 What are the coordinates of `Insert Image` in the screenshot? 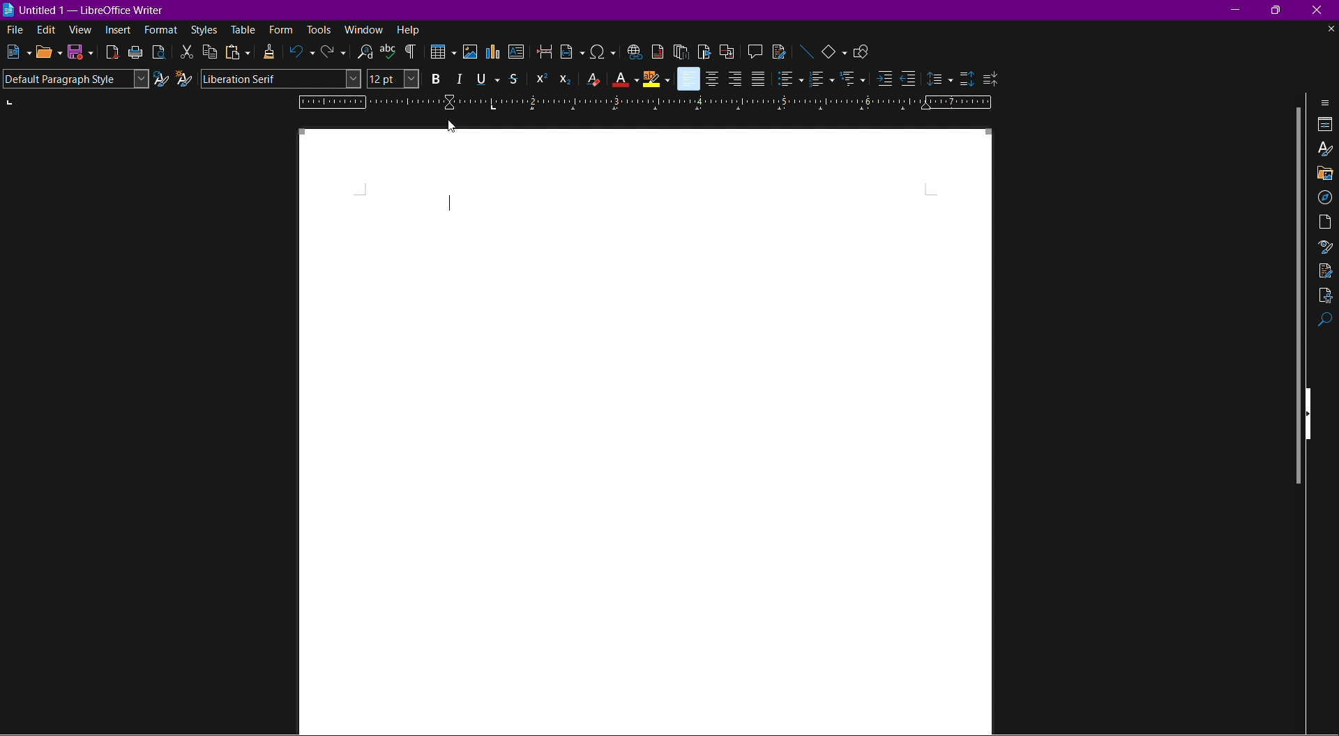 It's located at (471, 52).